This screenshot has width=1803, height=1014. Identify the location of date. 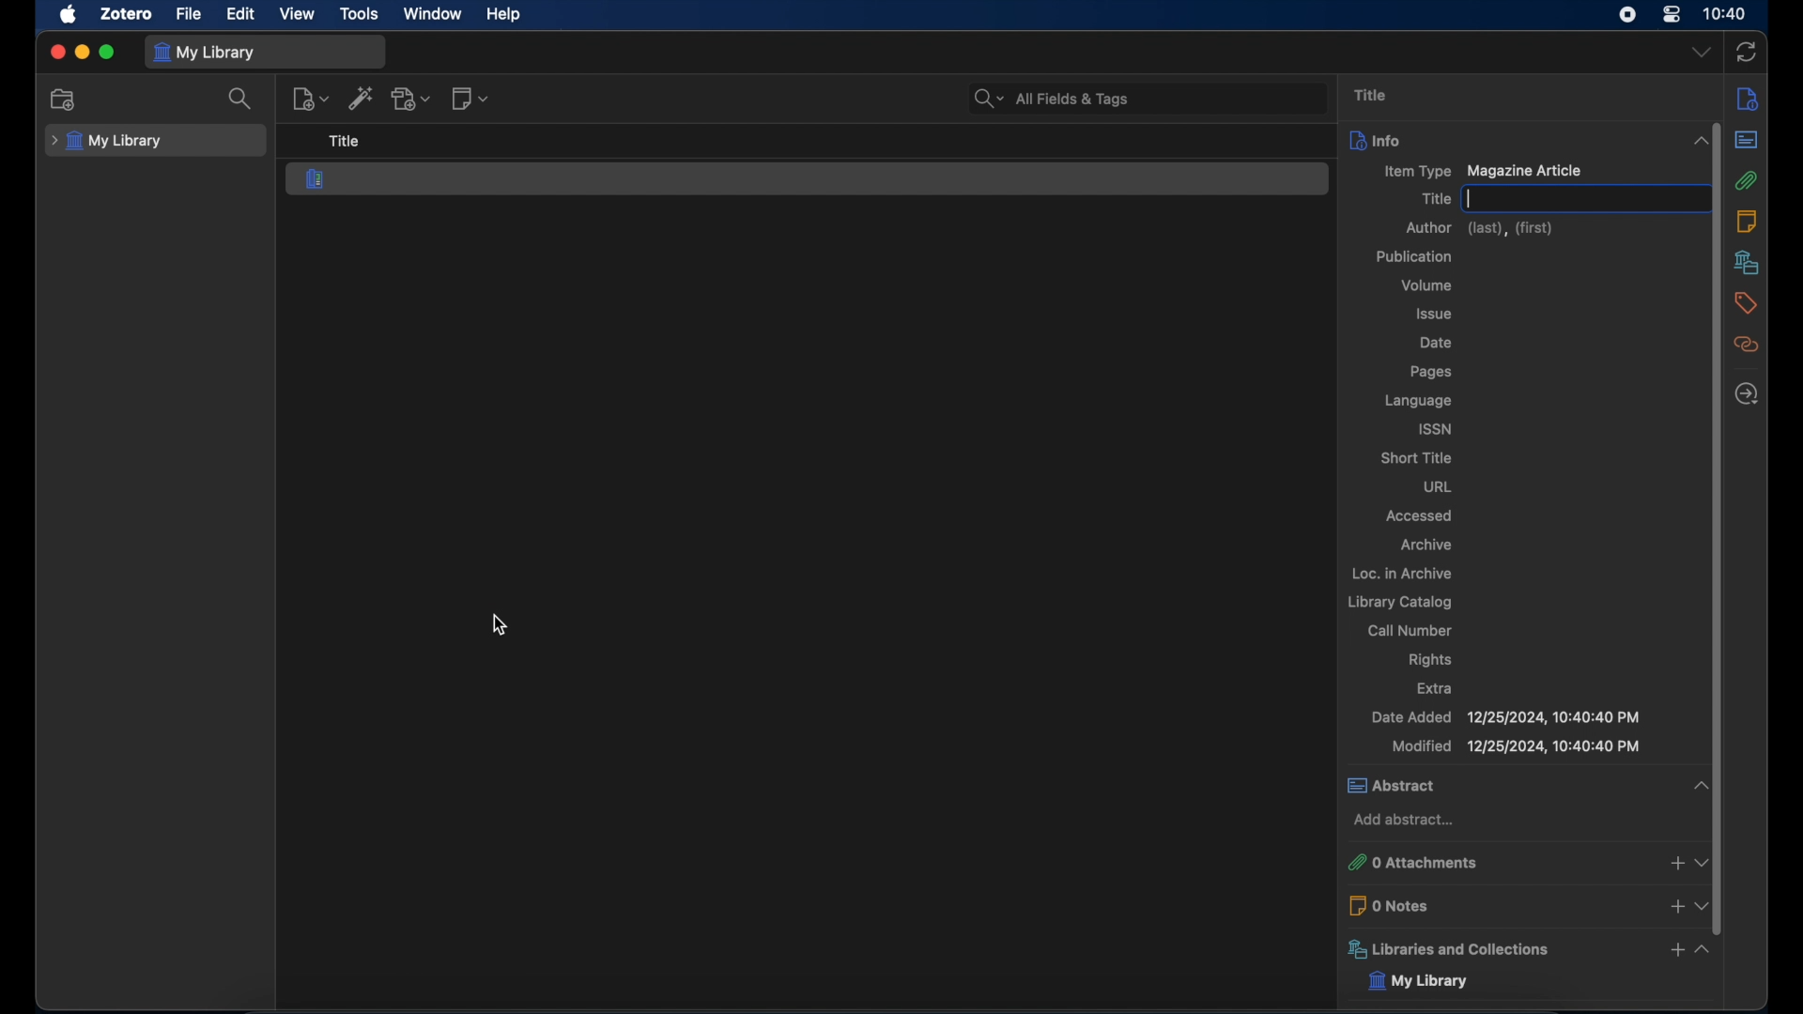
(1439, 343).